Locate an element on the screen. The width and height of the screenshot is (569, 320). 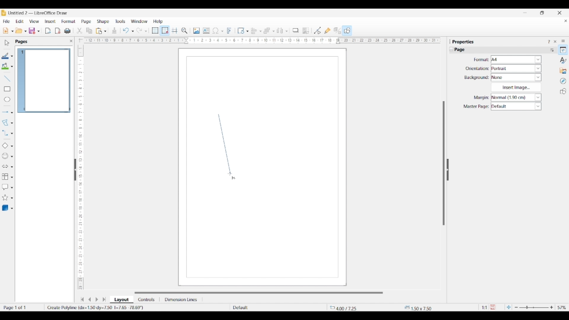
Current page w.r.t. total number of pages is located at coordinates (22, 307).